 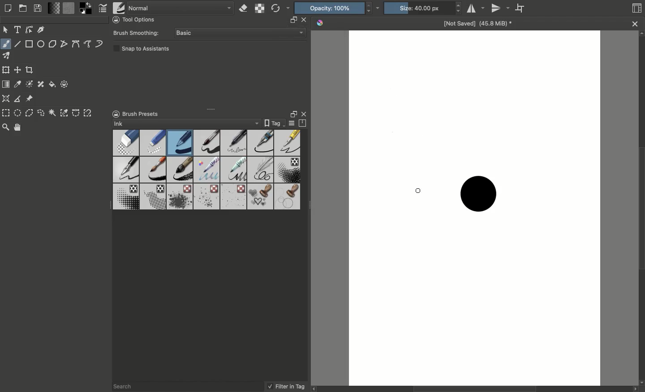 What do you see at coordinates (54, 8) in the screenshot?
I see `Fill gradients` at bounding box center [54, 8].